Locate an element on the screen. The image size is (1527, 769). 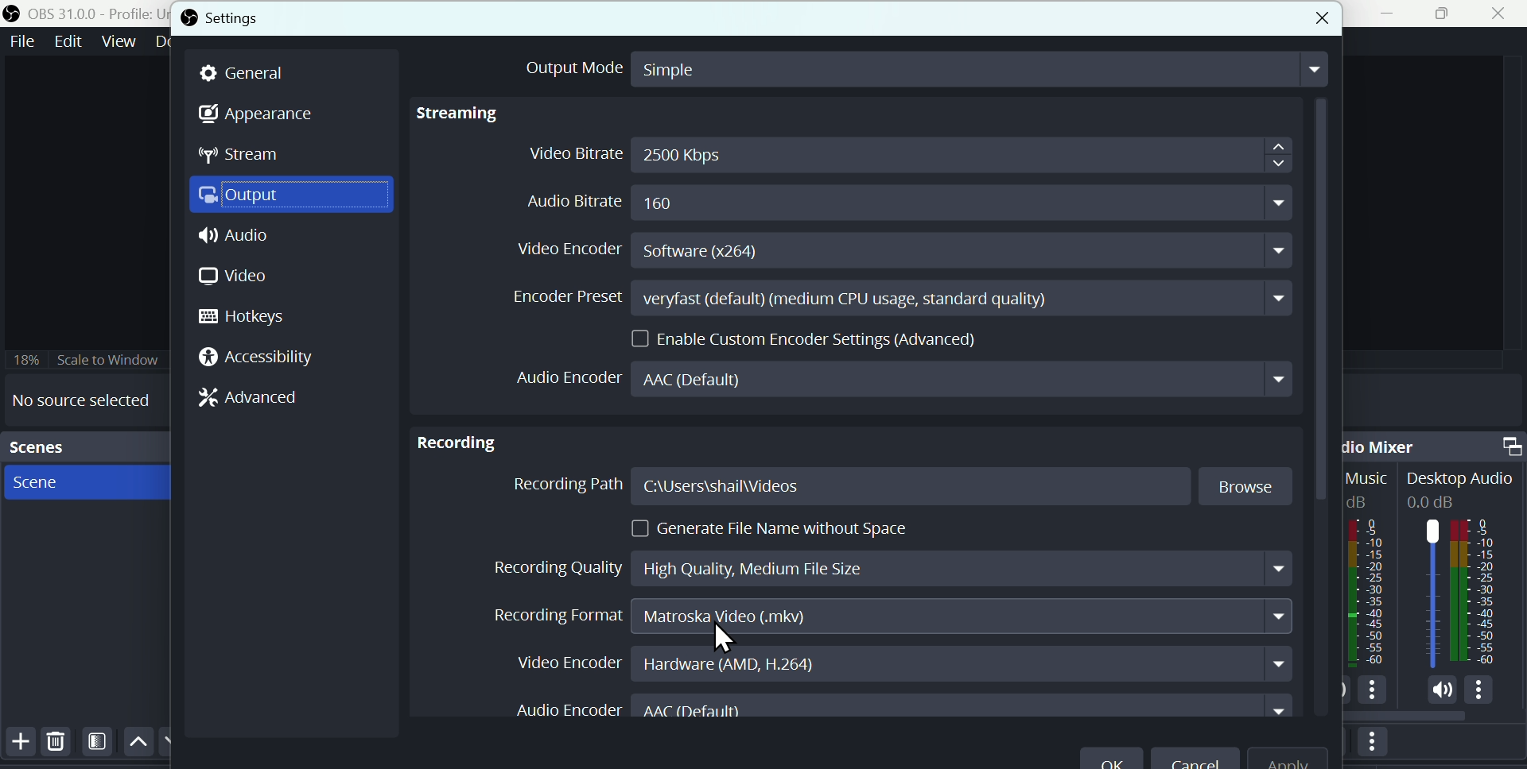
Enable custom encoder settings is located at coordinates (801, 339).